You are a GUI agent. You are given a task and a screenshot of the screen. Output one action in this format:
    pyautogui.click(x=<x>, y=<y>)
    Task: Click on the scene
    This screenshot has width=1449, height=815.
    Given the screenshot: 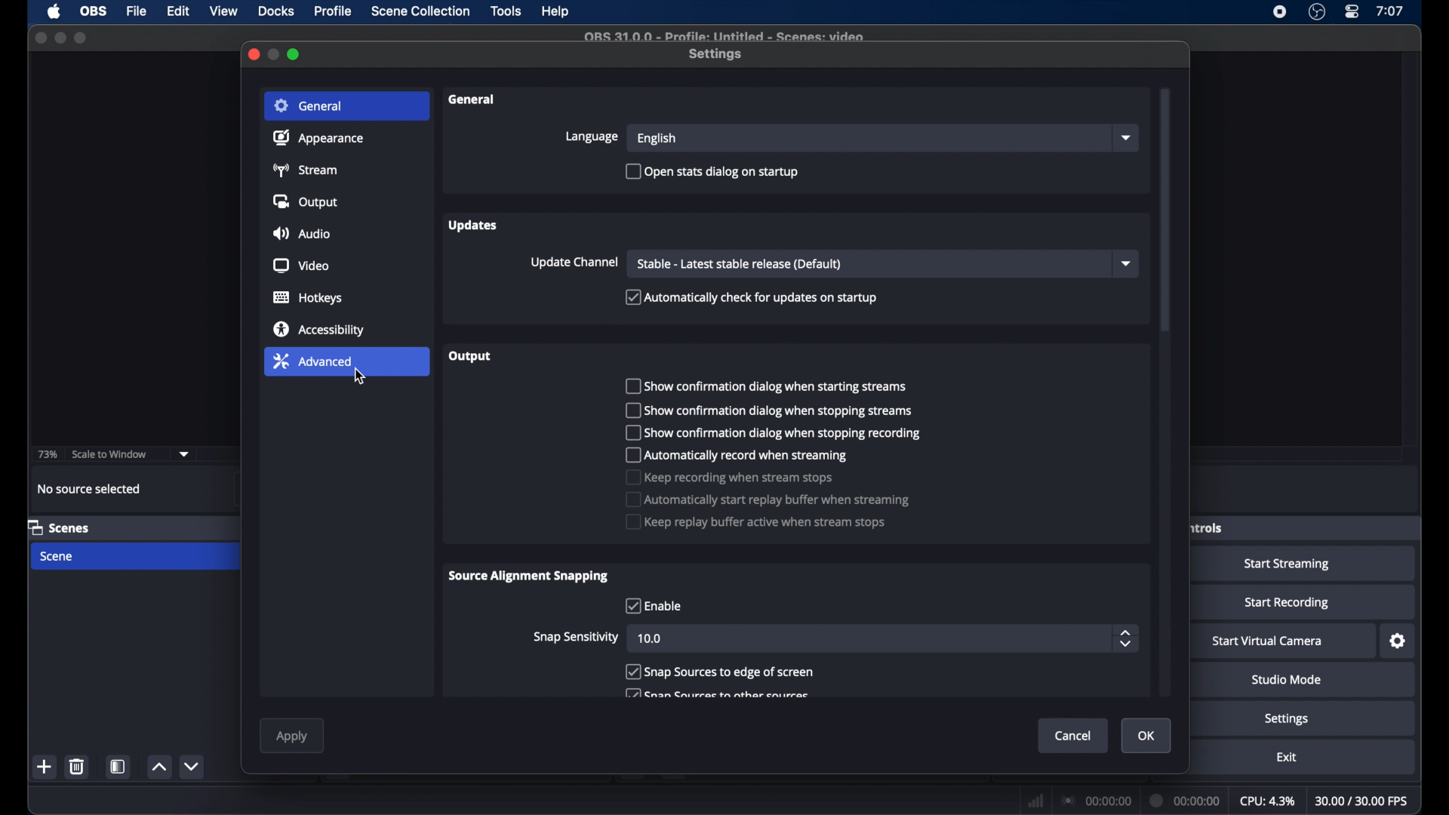 What is the action you would take?
    pyautogui.click(x=58, y=557)
    